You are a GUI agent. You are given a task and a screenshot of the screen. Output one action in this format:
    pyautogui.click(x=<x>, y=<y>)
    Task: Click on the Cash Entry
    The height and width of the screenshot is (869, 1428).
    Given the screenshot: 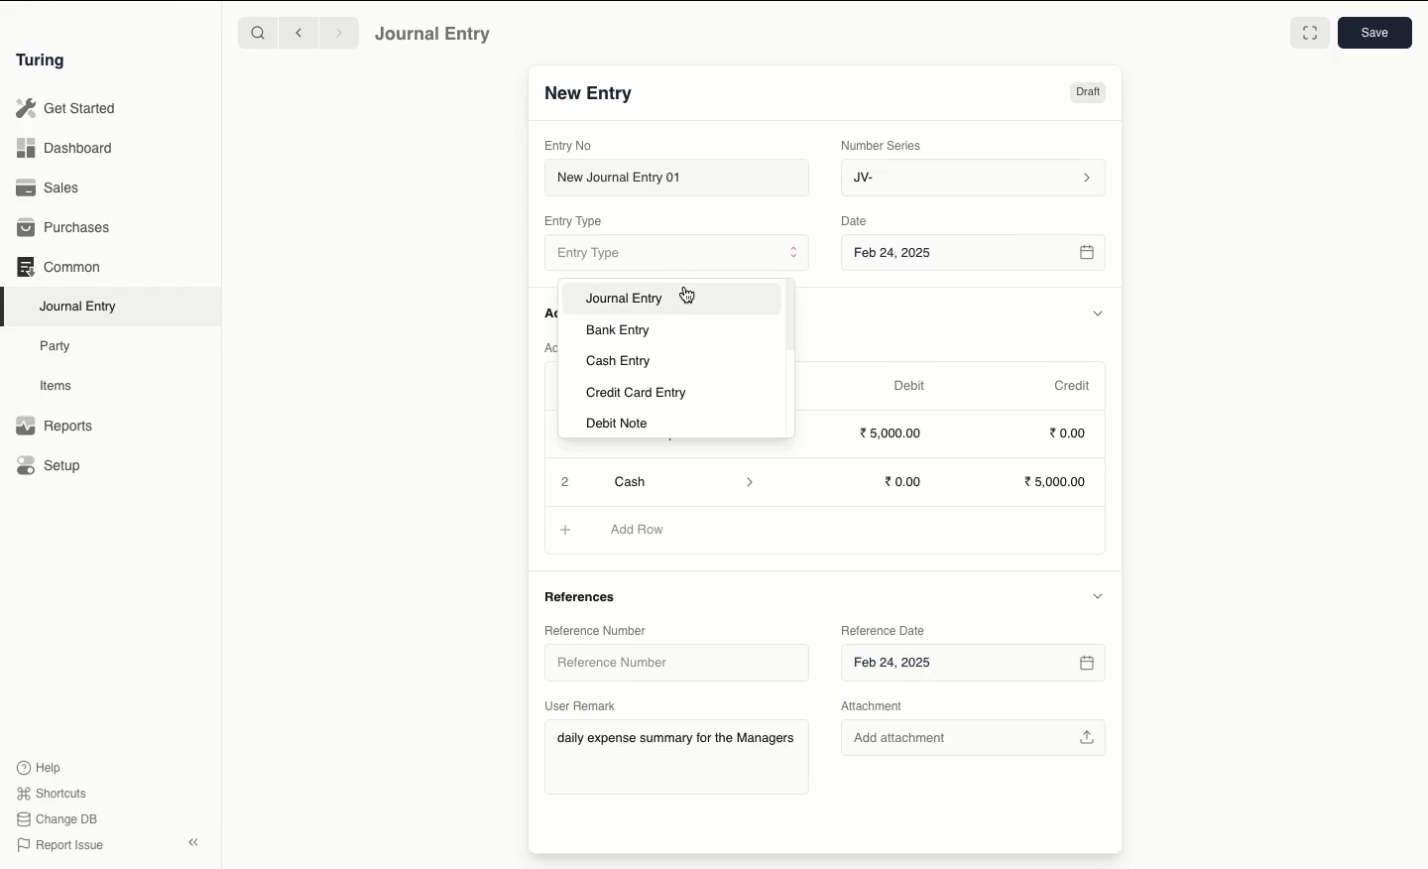 What is the action you would take?
    pyautogui.click(x=617, y=361)
    